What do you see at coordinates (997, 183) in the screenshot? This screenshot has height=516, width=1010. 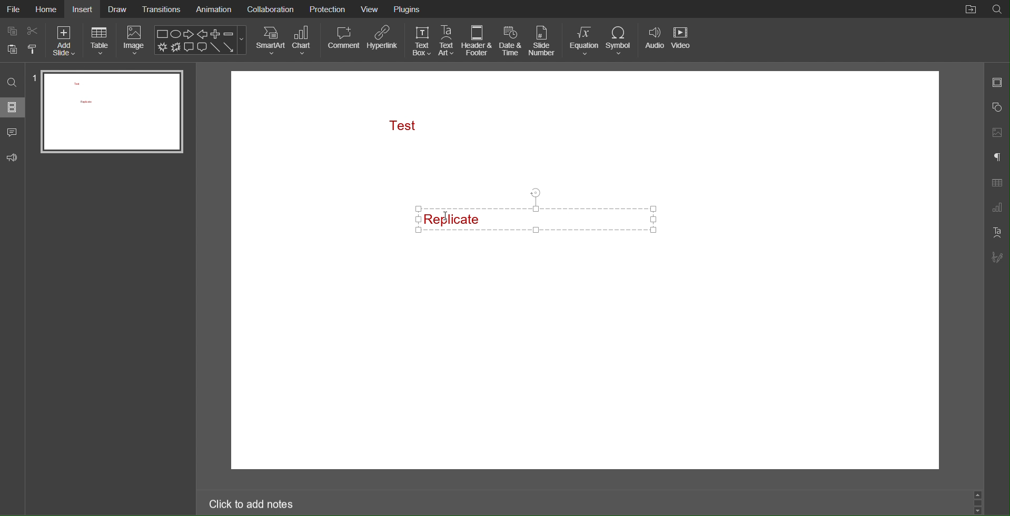 I see `Table Settings` at bounding box center [997, 183].